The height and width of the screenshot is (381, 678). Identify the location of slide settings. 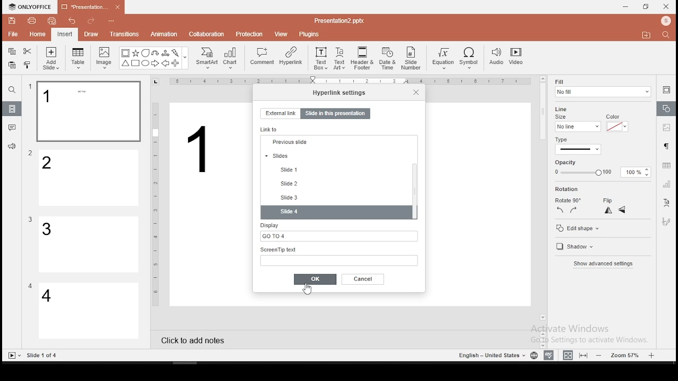
(666, 89).